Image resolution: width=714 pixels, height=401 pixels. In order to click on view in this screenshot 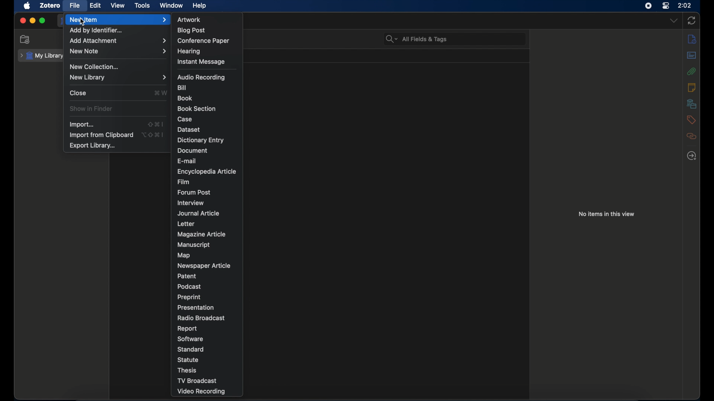, I will do `click(118, 6)`.